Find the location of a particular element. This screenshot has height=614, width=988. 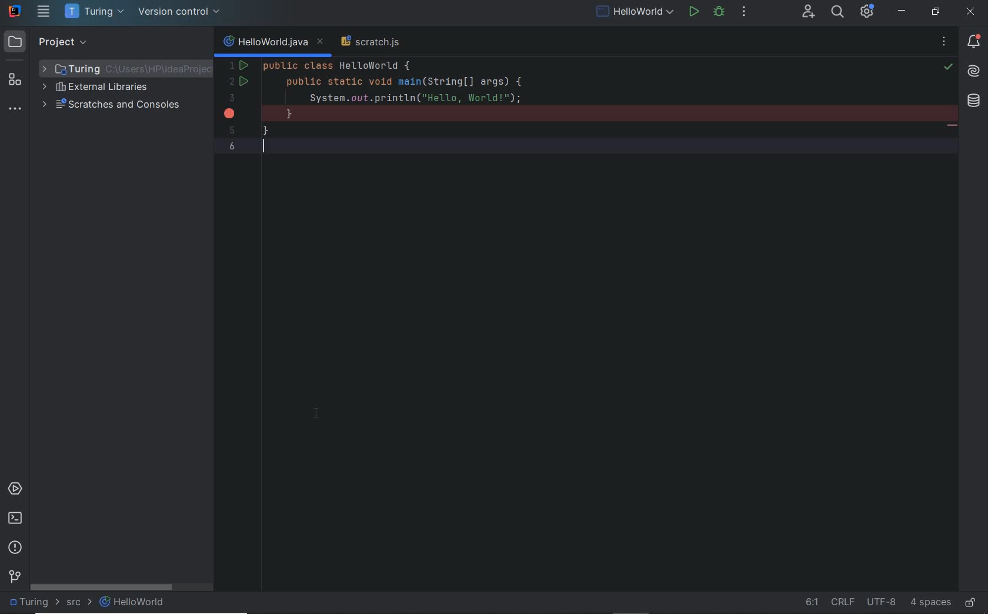

scratch file is located at coordinates (370, 42).